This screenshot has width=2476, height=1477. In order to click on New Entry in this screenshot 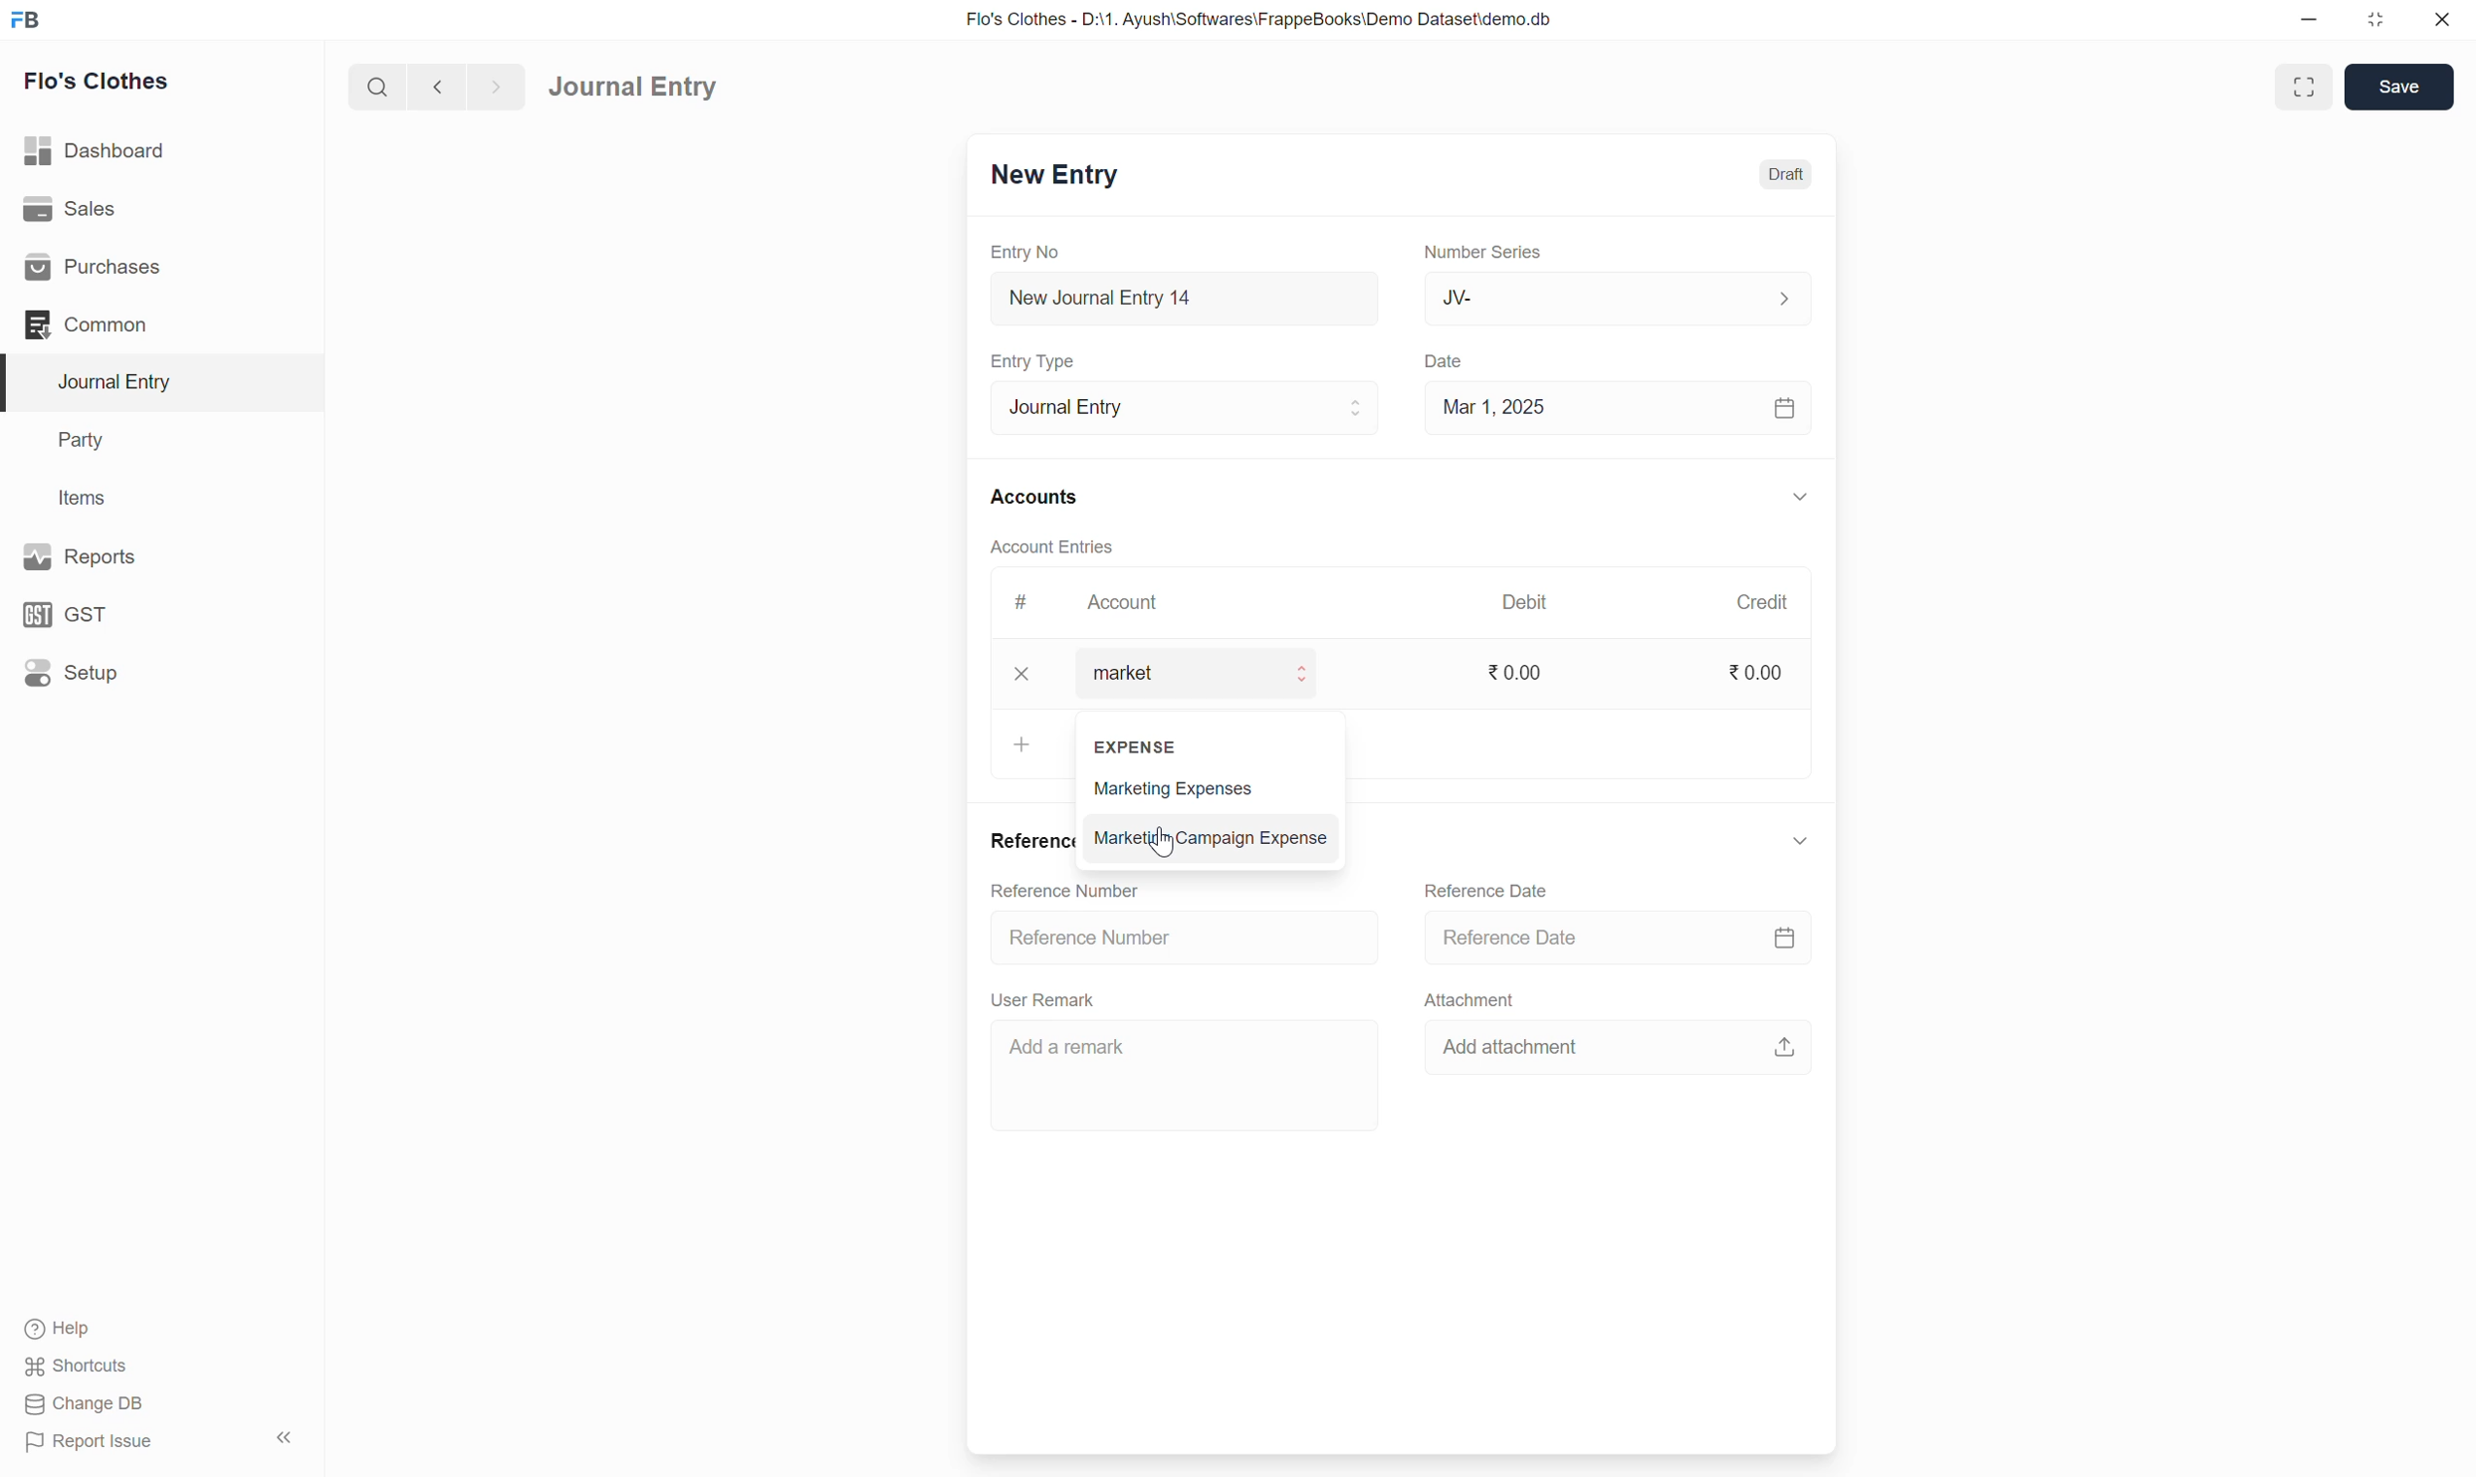, I will do `click(1054, 172)`.